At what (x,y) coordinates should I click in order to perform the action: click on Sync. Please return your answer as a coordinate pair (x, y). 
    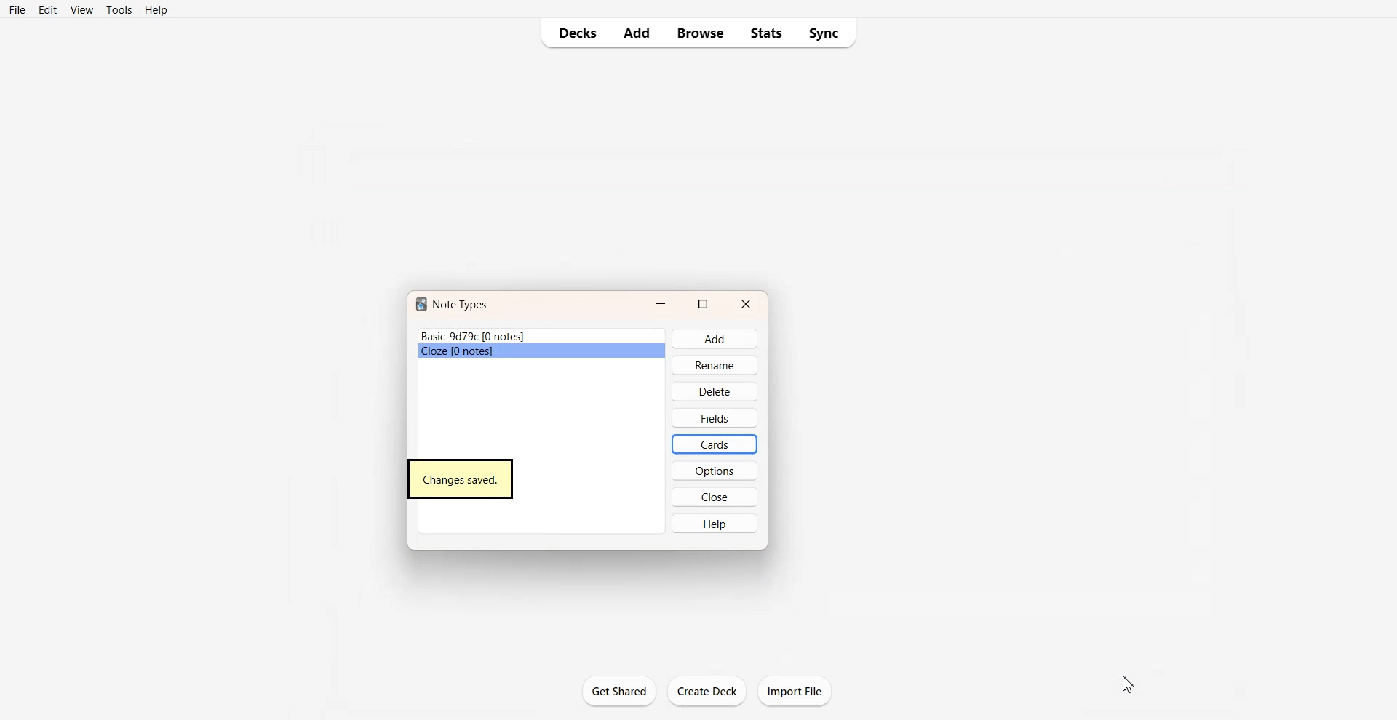
    Looking at the image, I should click on (827, 33).